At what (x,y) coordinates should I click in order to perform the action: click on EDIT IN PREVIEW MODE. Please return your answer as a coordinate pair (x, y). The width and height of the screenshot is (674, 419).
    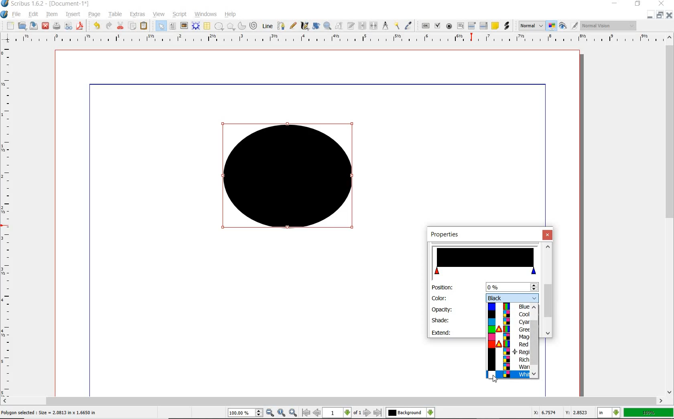
    Looking at the image, I should click on (574, 25).